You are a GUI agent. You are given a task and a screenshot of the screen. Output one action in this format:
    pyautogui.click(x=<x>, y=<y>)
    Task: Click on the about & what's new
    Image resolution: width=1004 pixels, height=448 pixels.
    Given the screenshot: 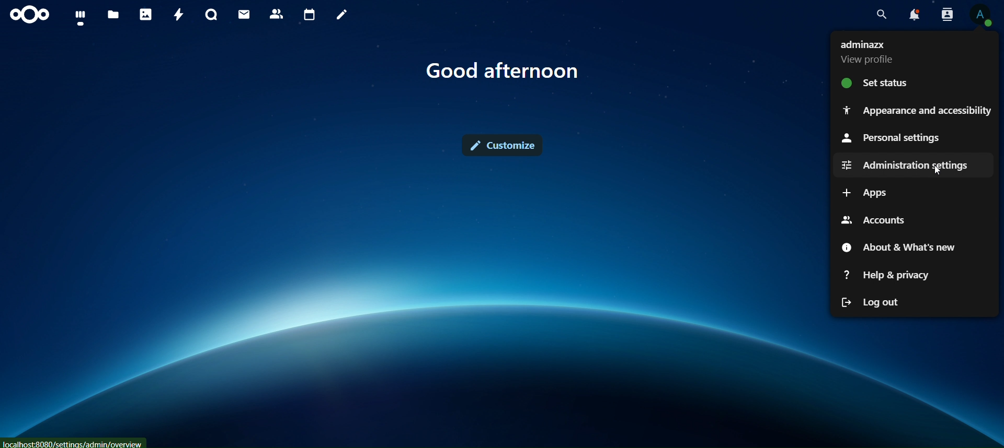 What is the action you would take?
    pyautogui.click(x=906, y=247)
    